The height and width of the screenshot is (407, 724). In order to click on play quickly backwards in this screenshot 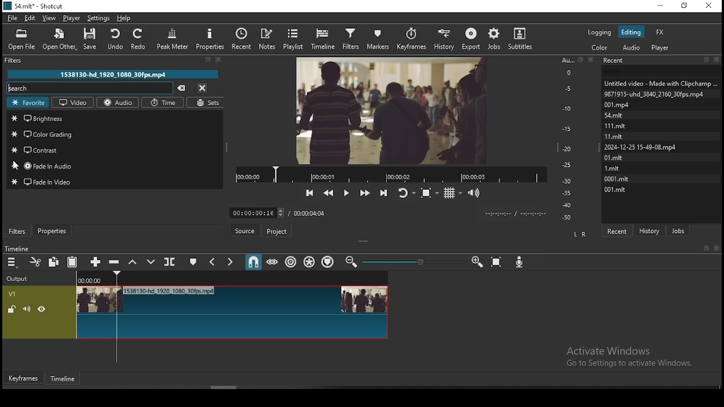, I will do `click(329, 193)`.